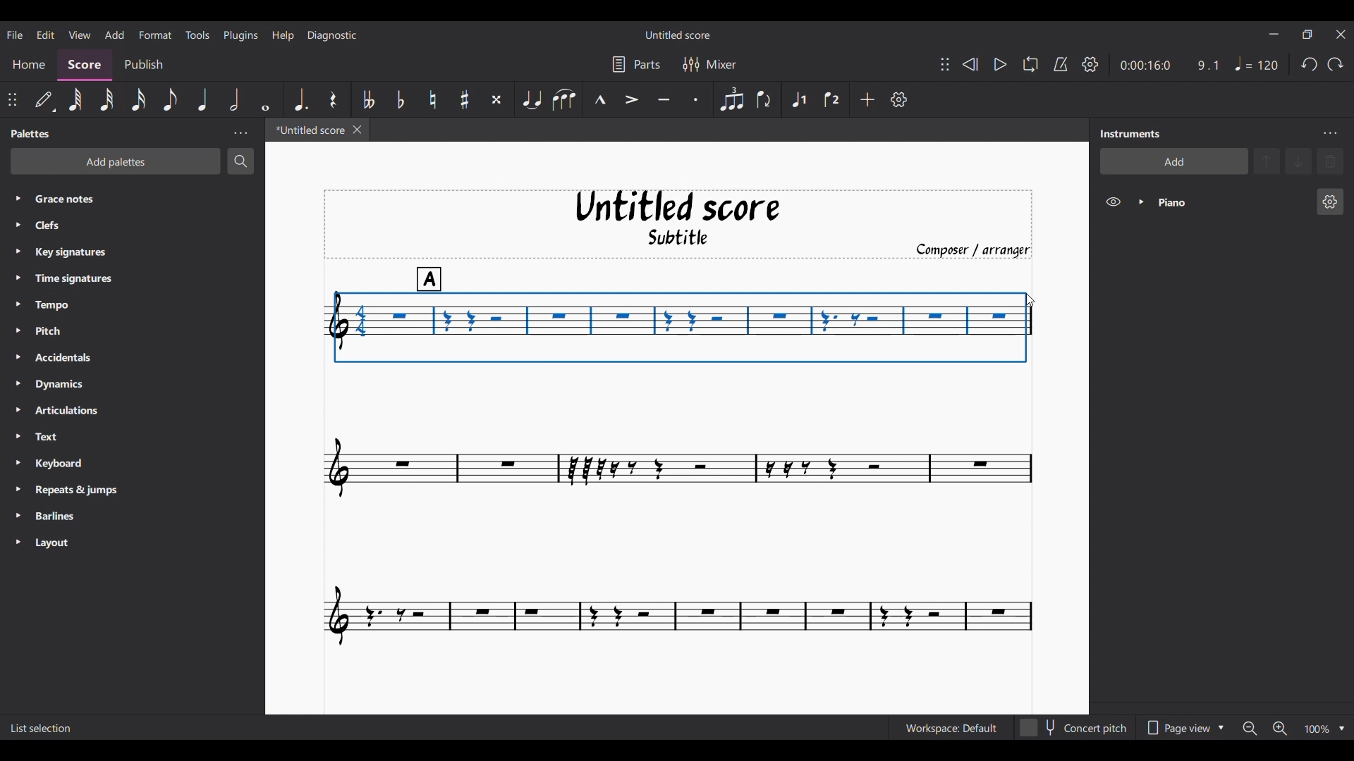 The width and height of the screenshot is (1354, 761). What do you see at coordinates (142, 197) in the screenshot?
I see `Grace notes` at bounding box center [142, 197].